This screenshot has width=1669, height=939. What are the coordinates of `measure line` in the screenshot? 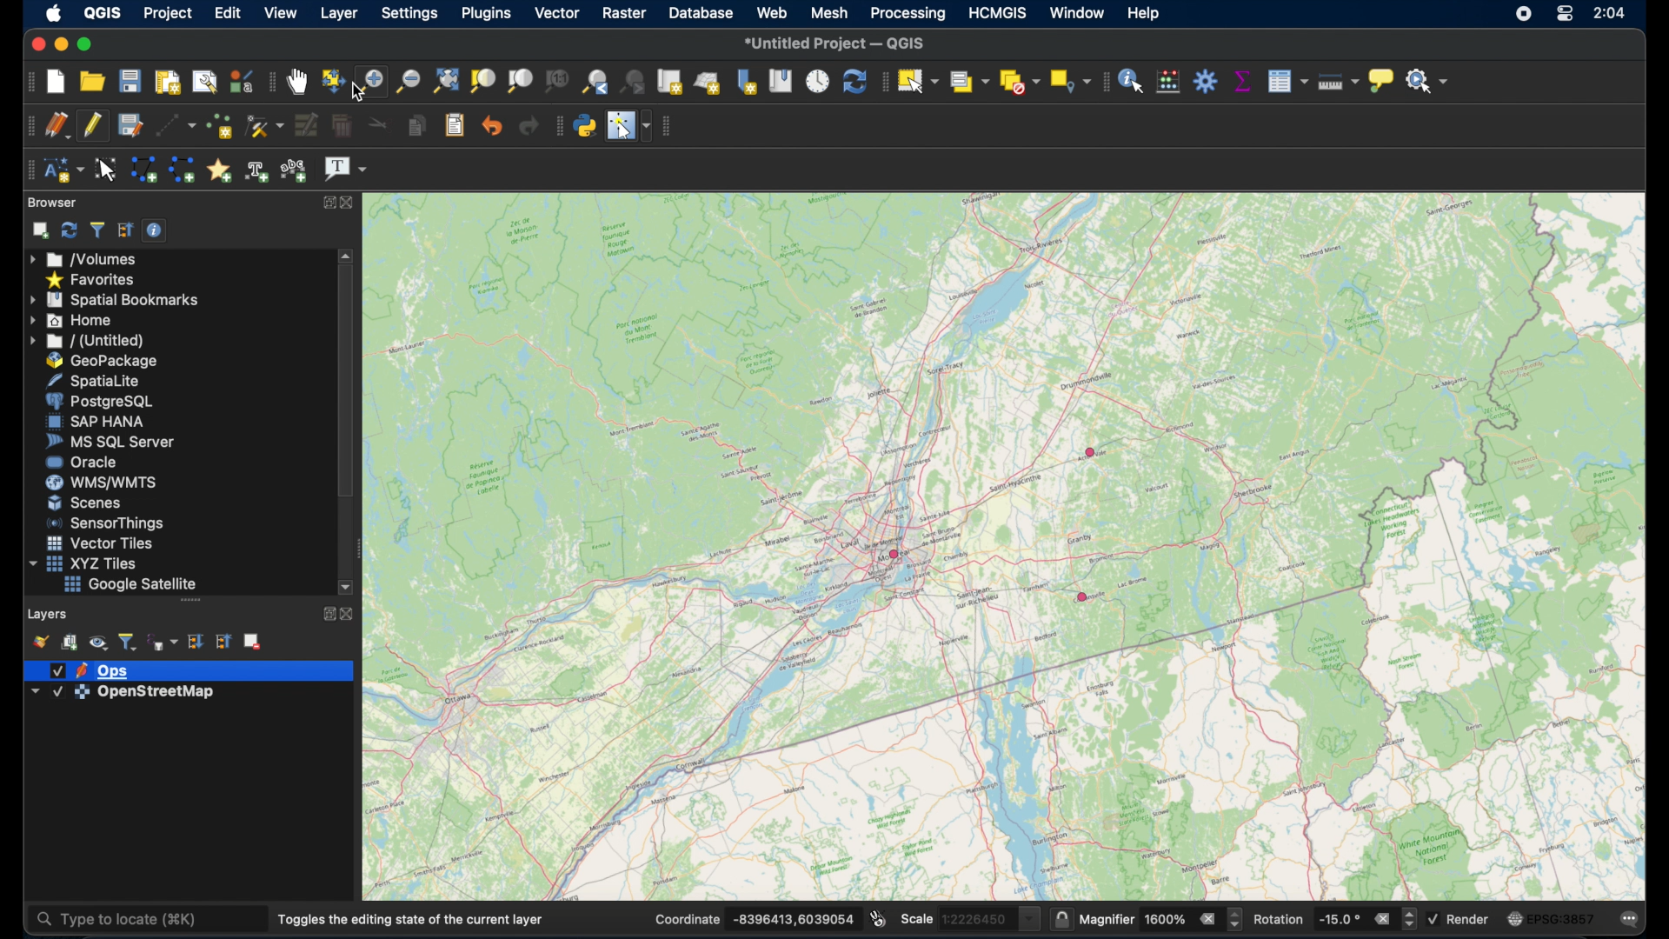 It's located at (1338, 82).